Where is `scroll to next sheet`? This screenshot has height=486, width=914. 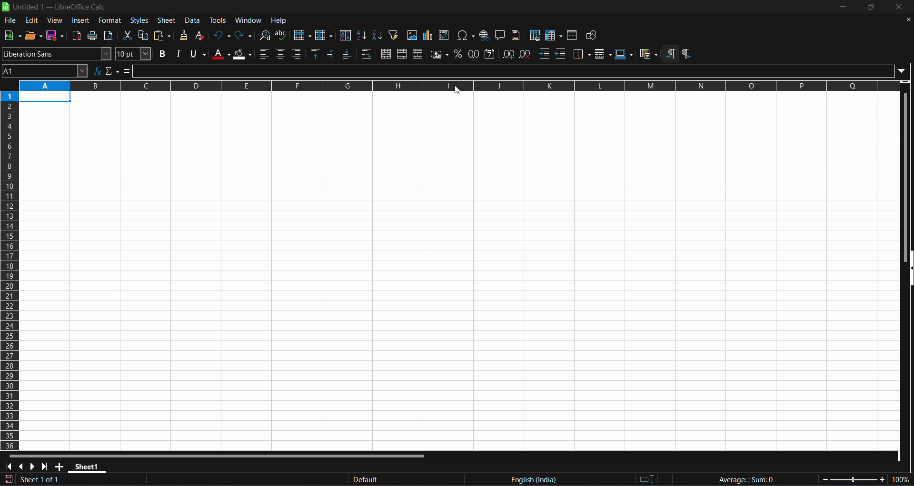 scroll to next sheet is located at coordinates (32, 463).